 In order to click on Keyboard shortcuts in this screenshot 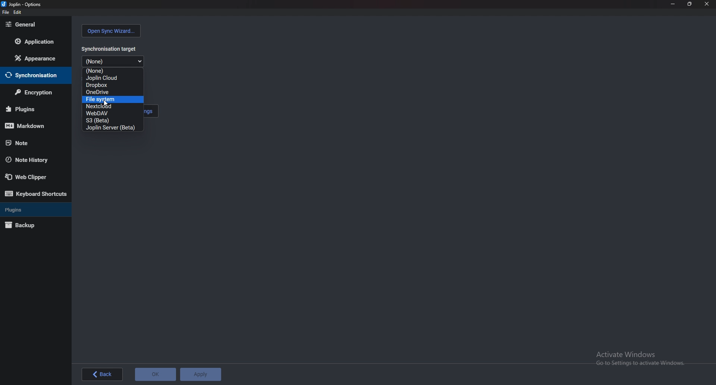, I will do `click(37, 194)`.